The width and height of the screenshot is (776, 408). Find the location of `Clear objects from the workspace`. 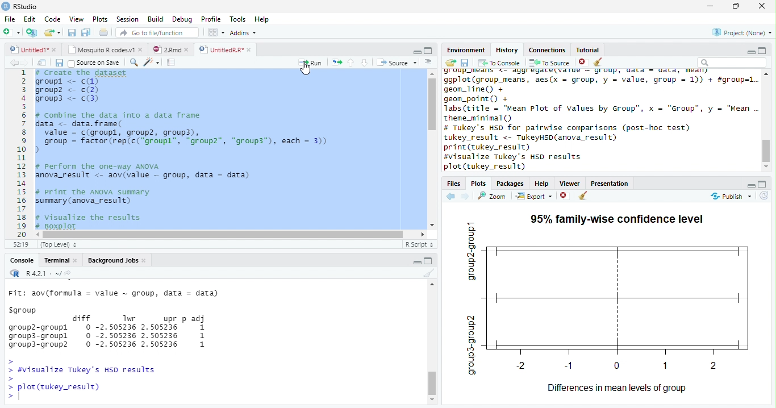

Clear objects from the workspace is located at coordinates (597, 60).